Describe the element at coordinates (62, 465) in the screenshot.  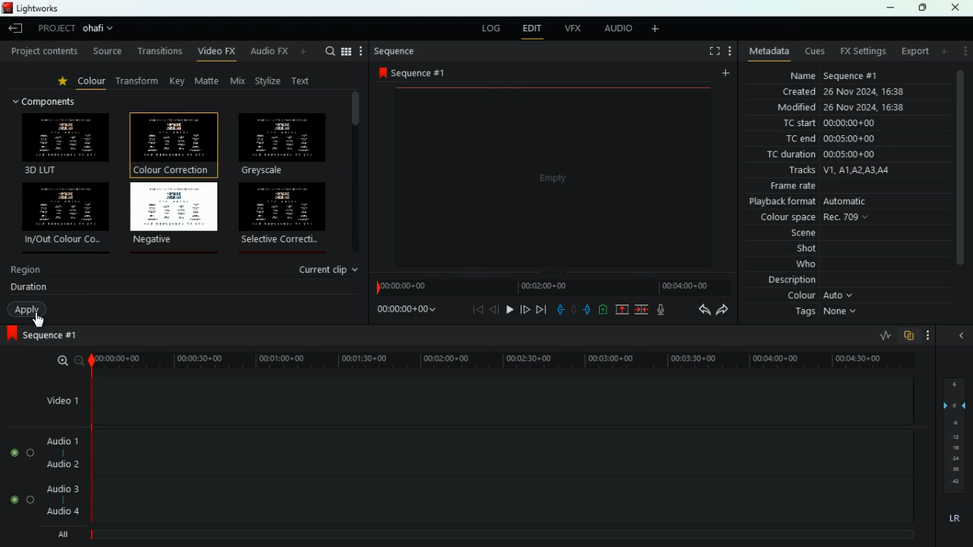
I see `audio 2` at that location.